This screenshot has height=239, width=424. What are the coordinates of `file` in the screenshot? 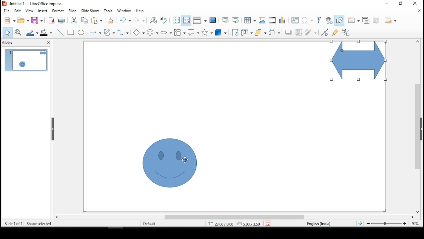 It's located at (7, 10).